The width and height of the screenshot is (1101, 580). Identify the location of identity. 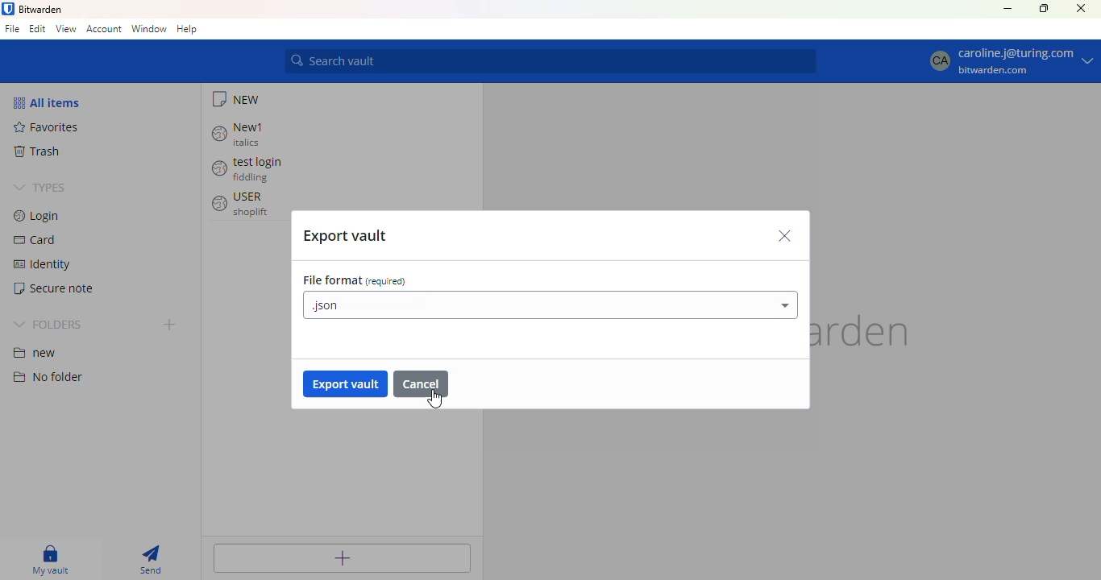
(41, 264).